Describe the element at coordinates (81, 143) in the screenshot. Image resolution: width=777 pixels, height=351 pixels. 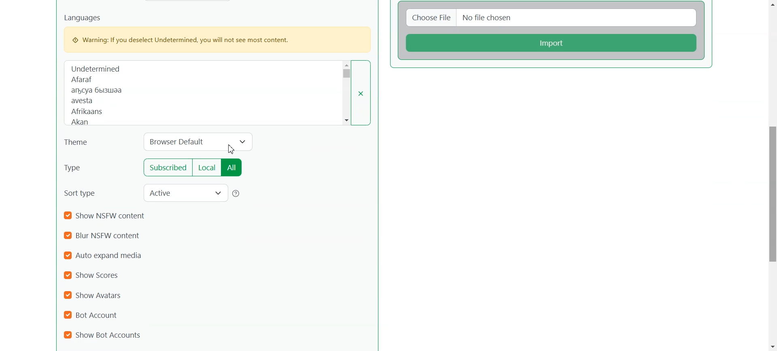
I see `Theme ` at that location.